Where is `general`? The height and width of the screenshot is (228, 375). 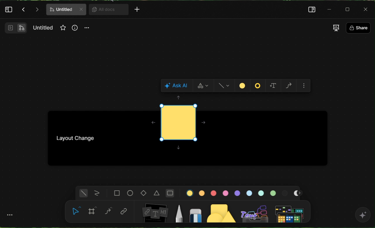 general is located at coordinates (83, 193).